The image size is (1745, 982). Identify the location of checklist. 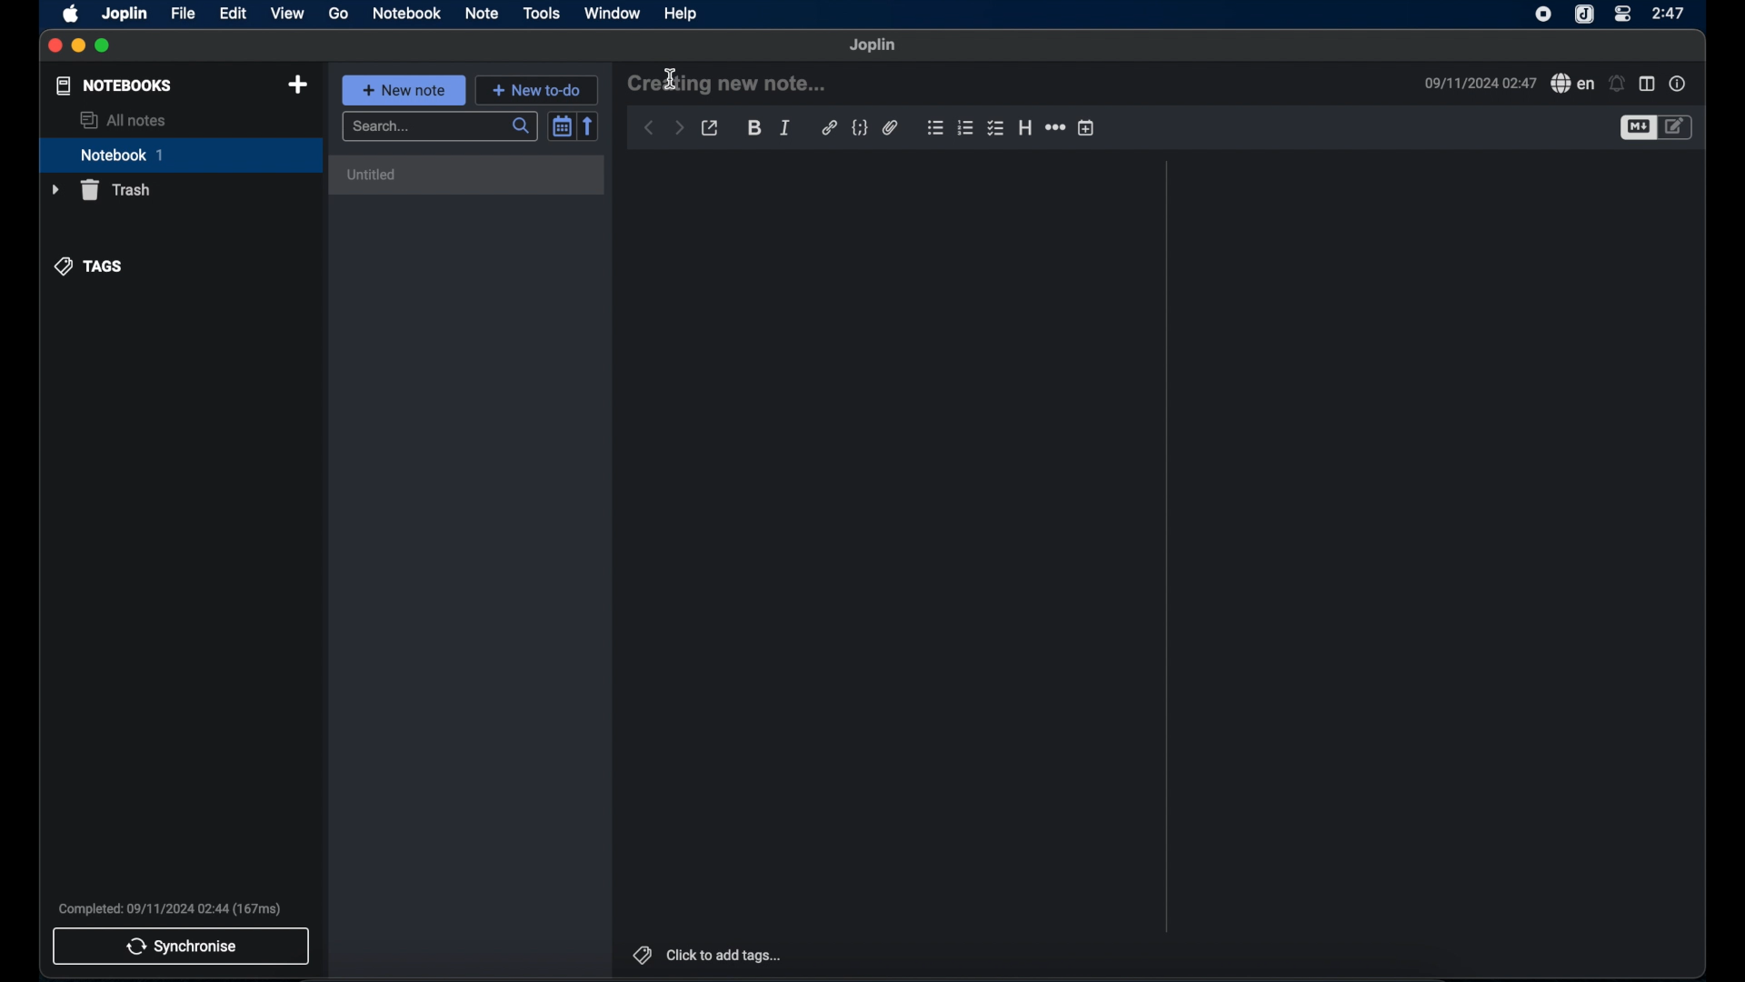
(995, 129).